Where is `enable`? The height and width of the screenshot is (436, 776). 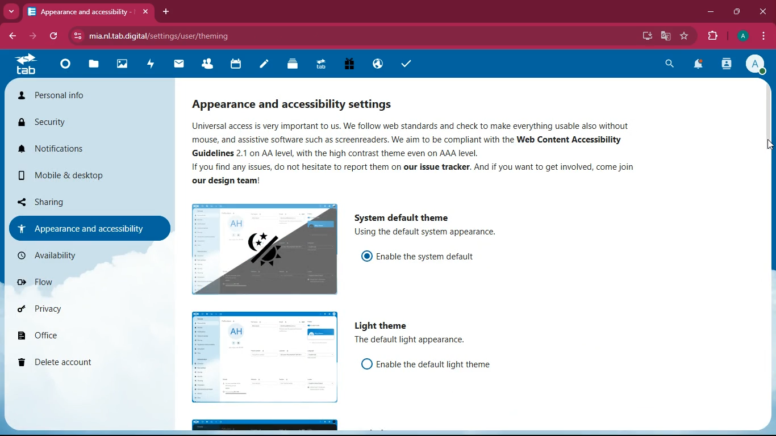 enable is located at coordinates (429, 256).